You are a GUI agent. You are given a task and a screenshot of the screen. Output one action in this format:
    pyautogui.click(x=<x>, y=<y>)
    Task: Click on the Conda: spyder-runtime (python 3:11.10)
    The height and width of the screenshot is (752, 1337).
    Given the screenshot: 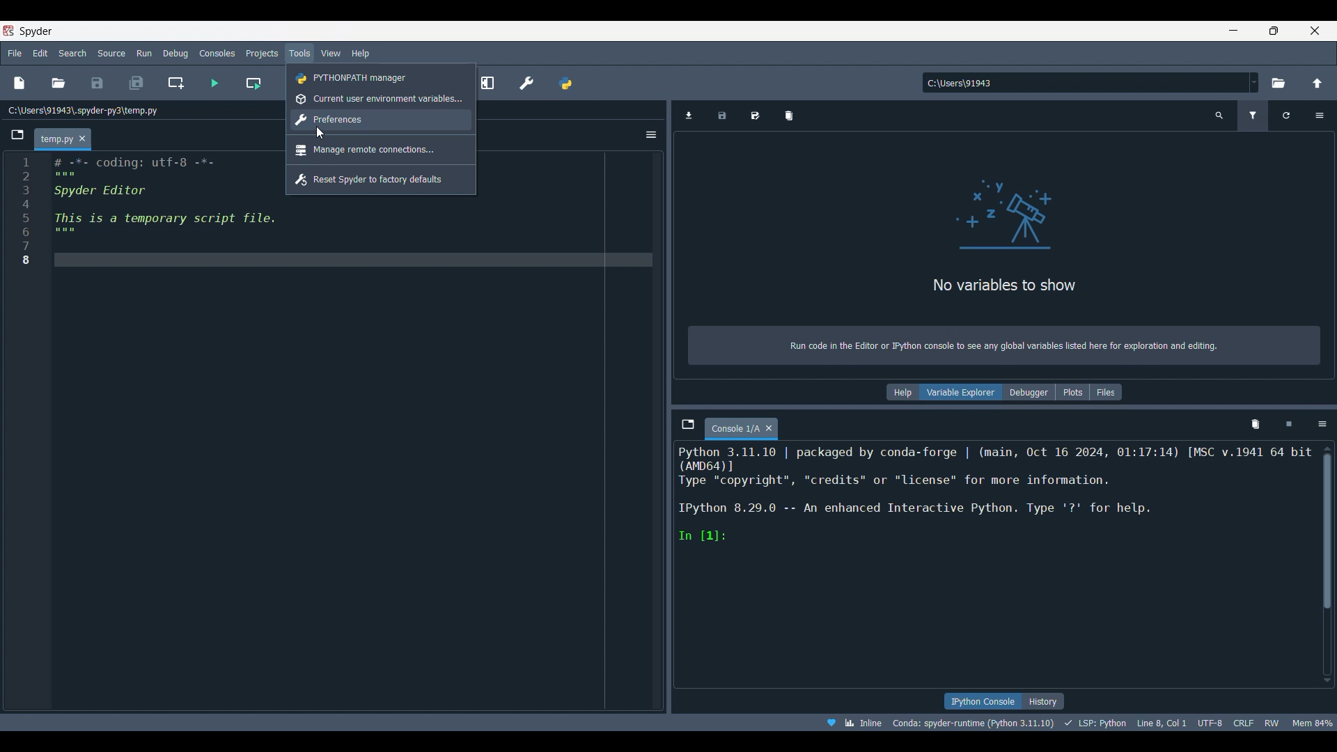 What is the action you would take?
    pyautogui.click(x=971, y=721)
    